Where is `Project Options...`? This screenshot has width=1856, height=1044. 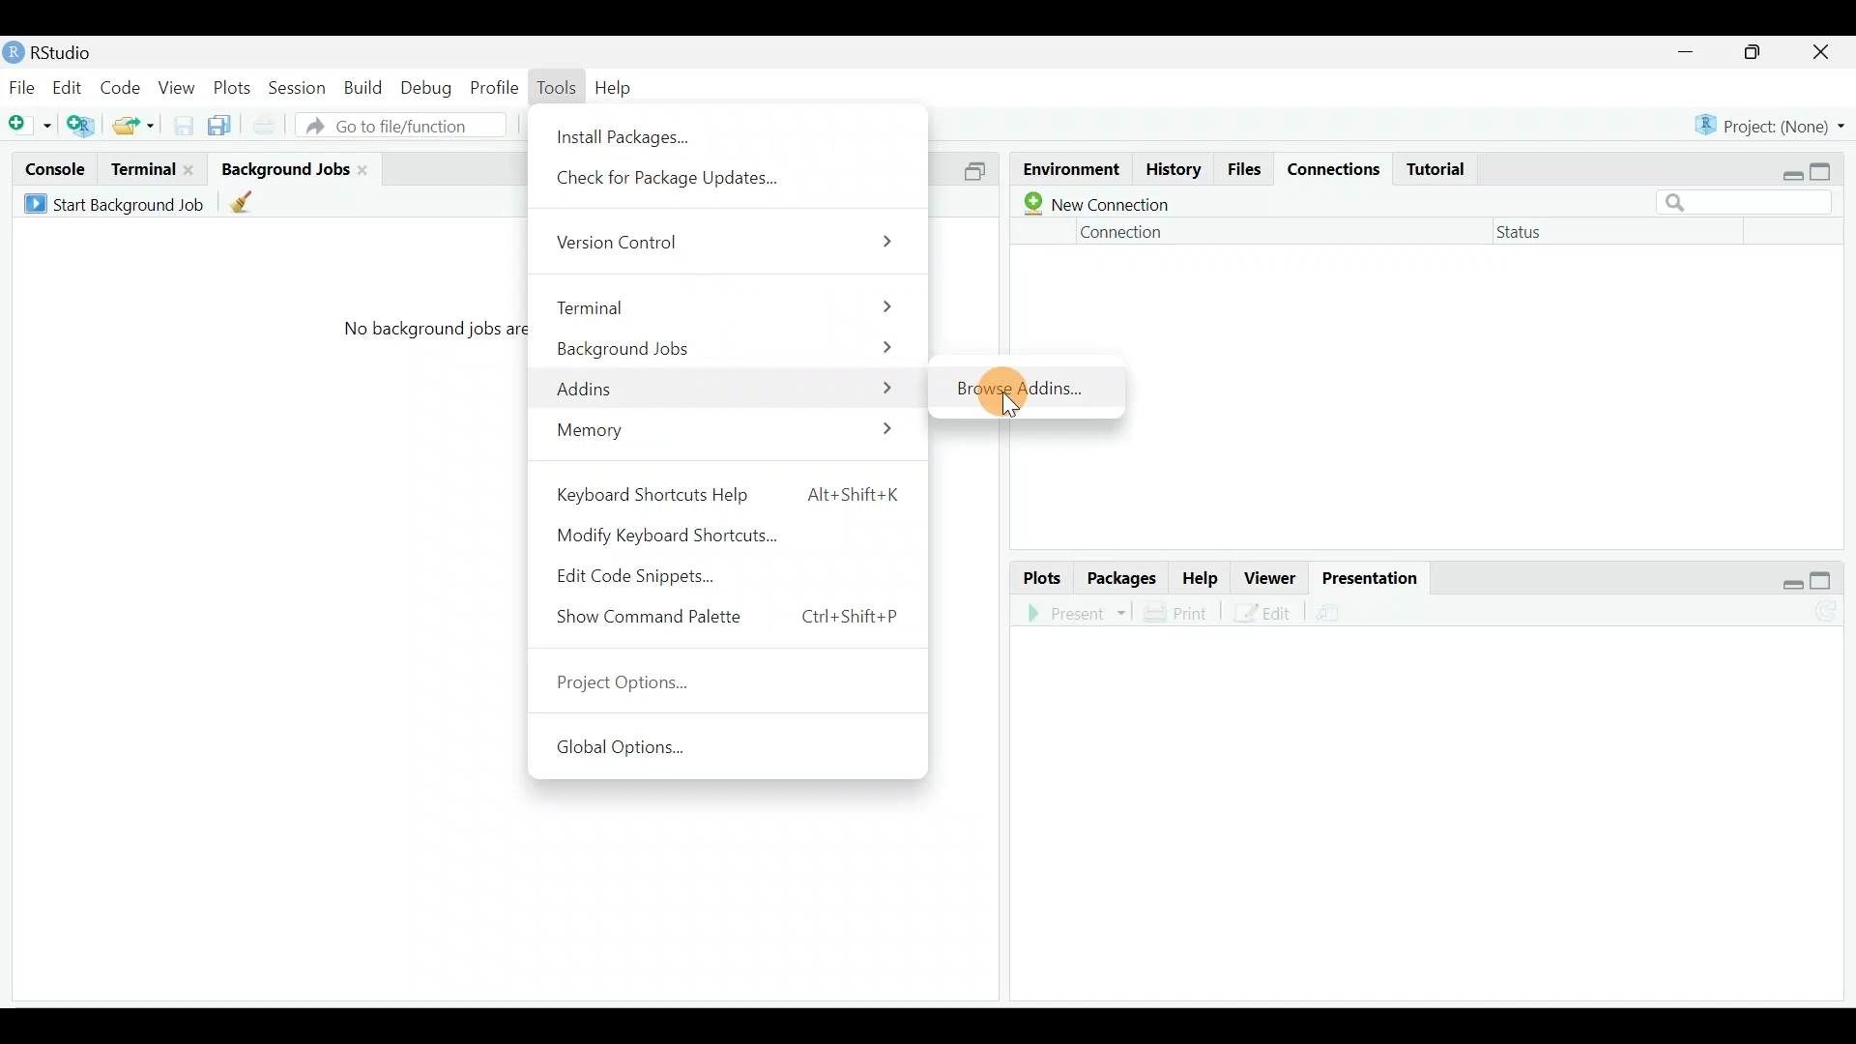
Project Options... is located at coordinates (631, 686).